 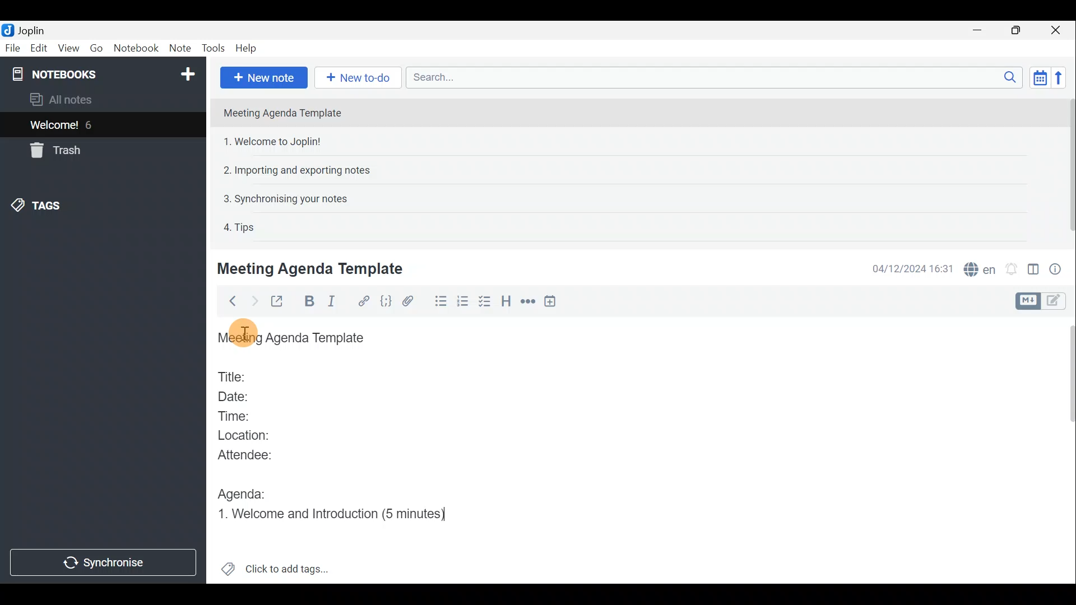 I want to click on New to-do, so click(x=355, y=77).